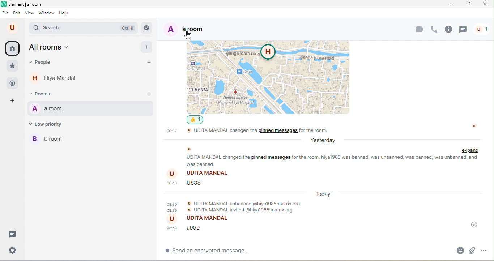  Describe the element at coordinates (465, 28) in the screenshot. I see `threads` at that location.